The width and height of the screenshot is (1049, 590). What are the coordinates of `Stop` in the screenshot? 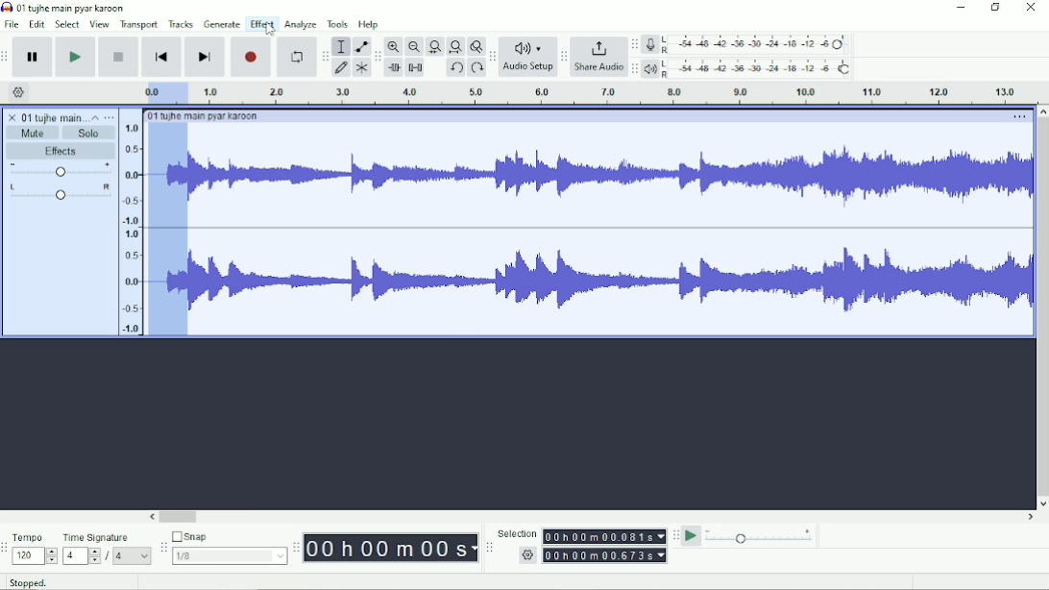 It's located at (120, 56).